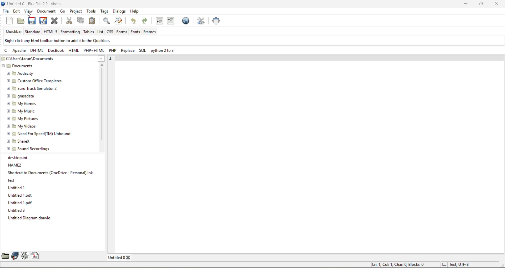  Describe the element at coordinates (17, 210) in the screenshot. I see `Untitled 3` at that location.